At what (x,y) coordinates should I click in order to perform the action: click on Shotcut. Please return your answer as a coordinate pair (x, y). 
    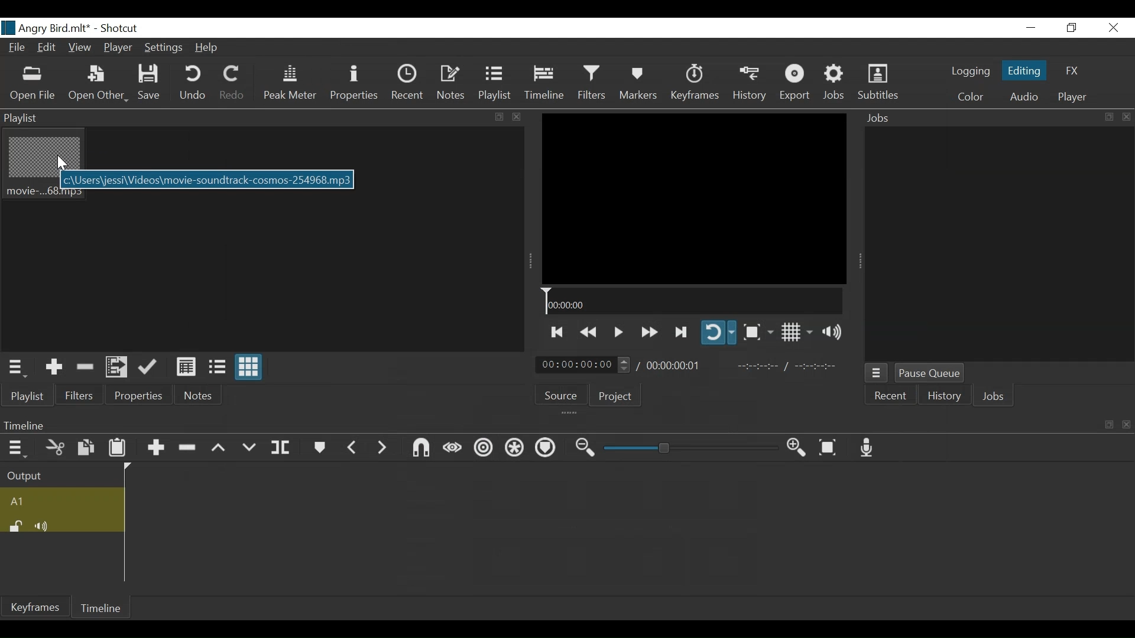
    Looking at the image, I should click on (120, 29).